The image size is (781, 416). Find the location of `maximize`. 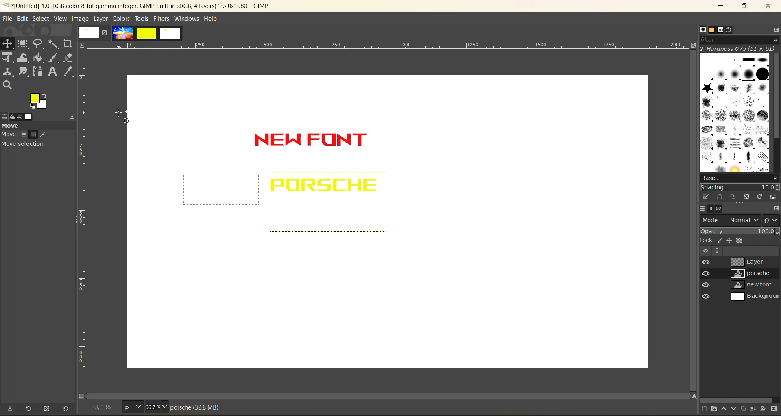

maximize is located at coordinates (742, 7).